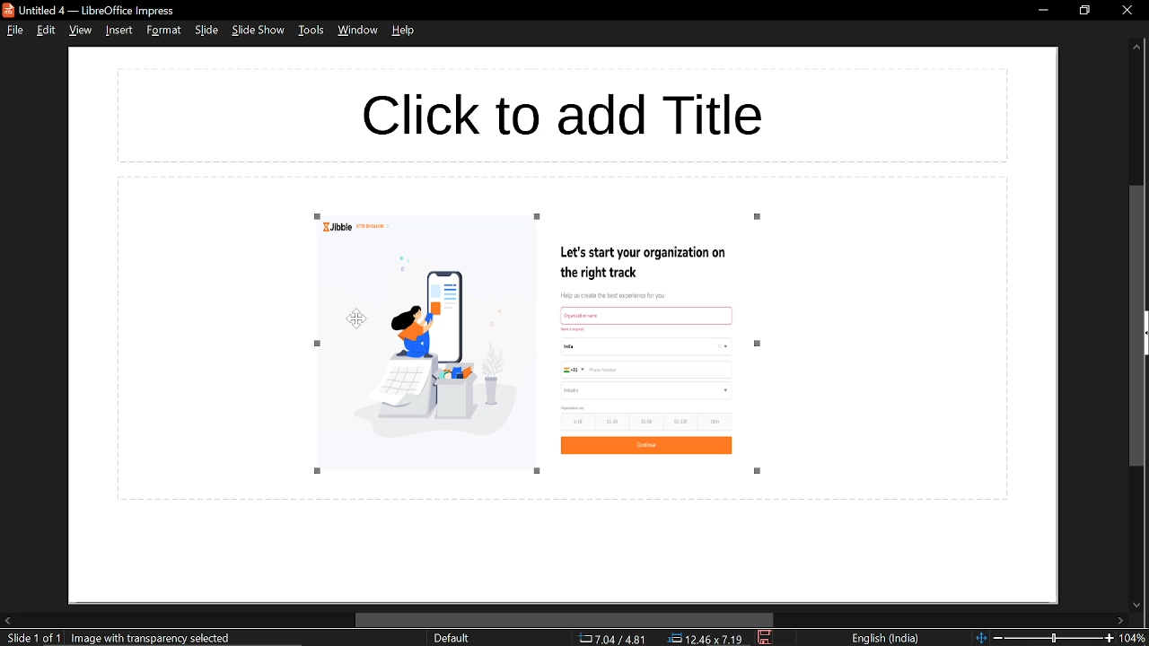  What do you see at coordinates (580, 112) in the screenshot?
I see `space for title` at bounding box center [580, 112].